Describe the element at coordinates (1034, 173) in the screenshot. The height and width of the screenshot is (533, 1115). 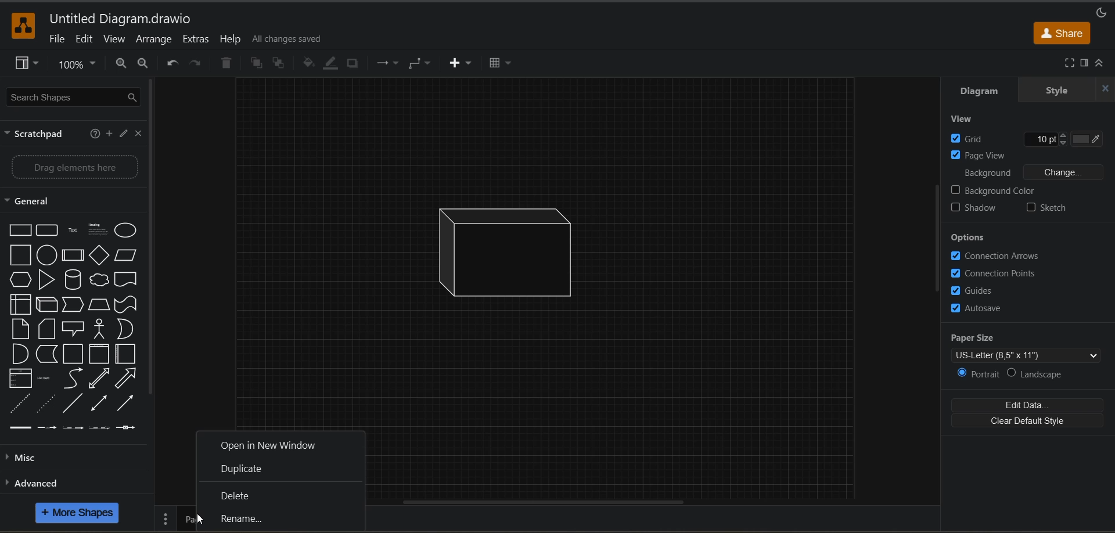
I see `background` at that location.